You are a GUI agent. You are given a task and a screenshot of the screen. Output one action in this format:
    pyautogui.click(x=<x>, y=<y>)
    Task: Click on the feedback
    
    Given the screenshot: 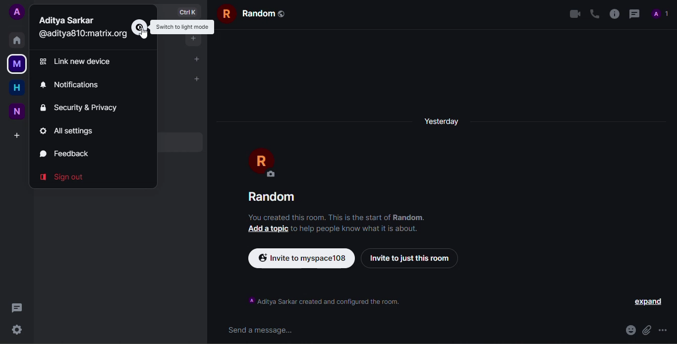 What is the action you would take?
    pyautogui.click(x=67, y=153)
    